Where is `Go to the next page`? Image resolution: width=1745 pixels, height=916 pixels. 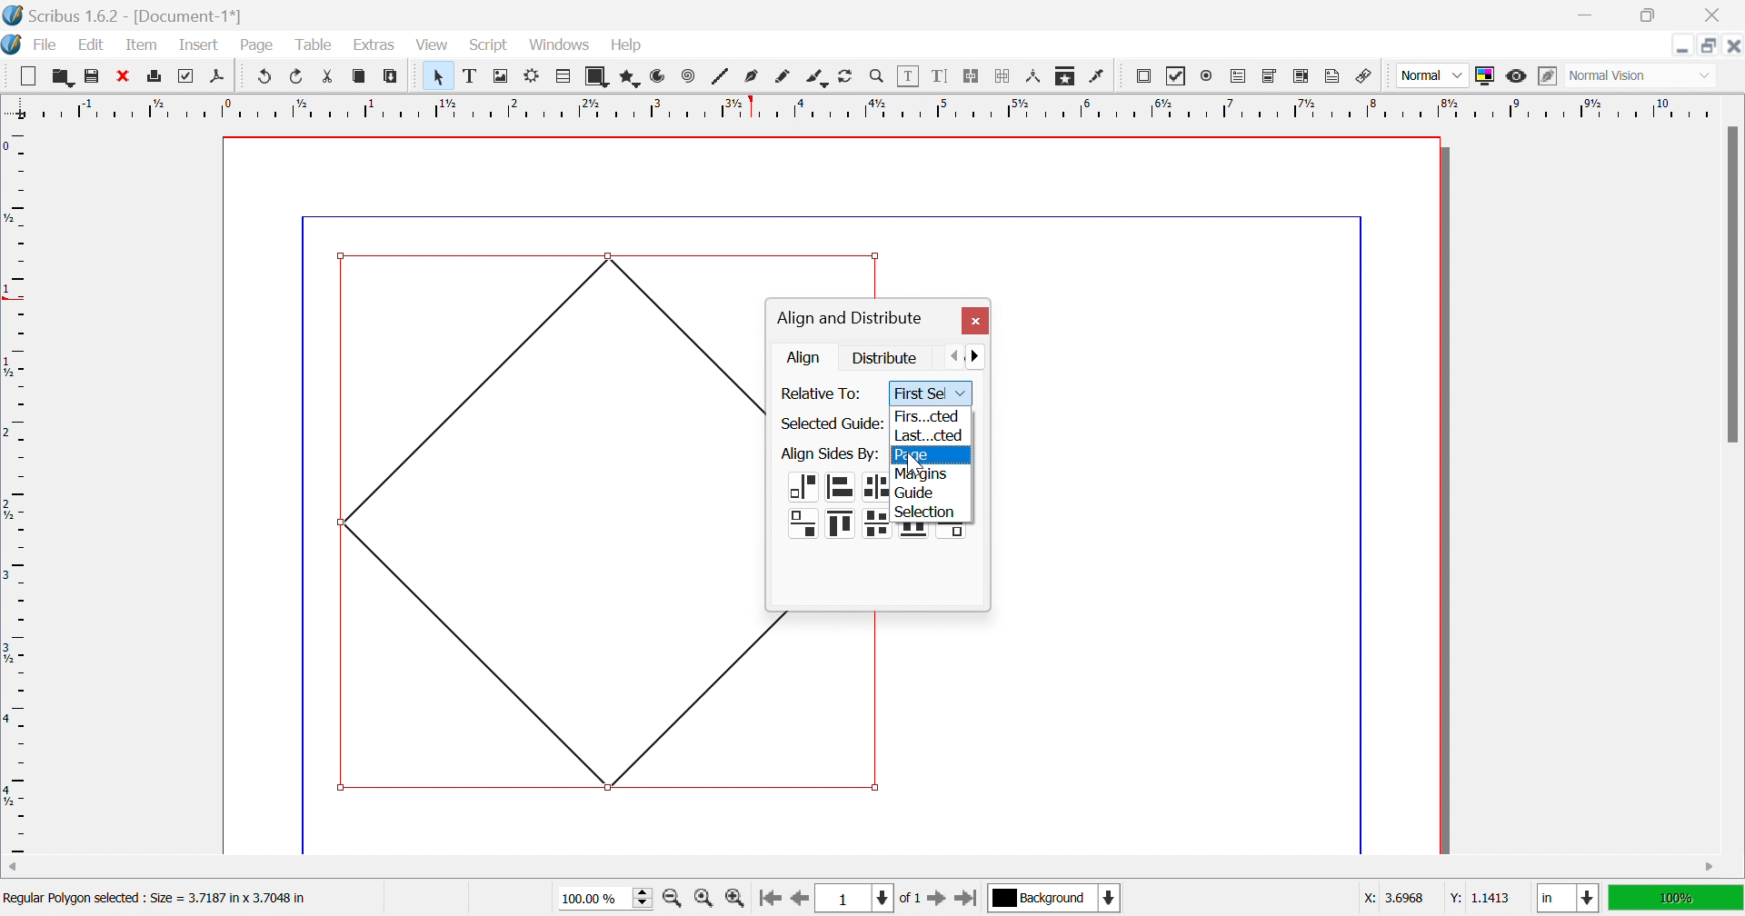 Go to the next page is located at coordinates (939, 902).